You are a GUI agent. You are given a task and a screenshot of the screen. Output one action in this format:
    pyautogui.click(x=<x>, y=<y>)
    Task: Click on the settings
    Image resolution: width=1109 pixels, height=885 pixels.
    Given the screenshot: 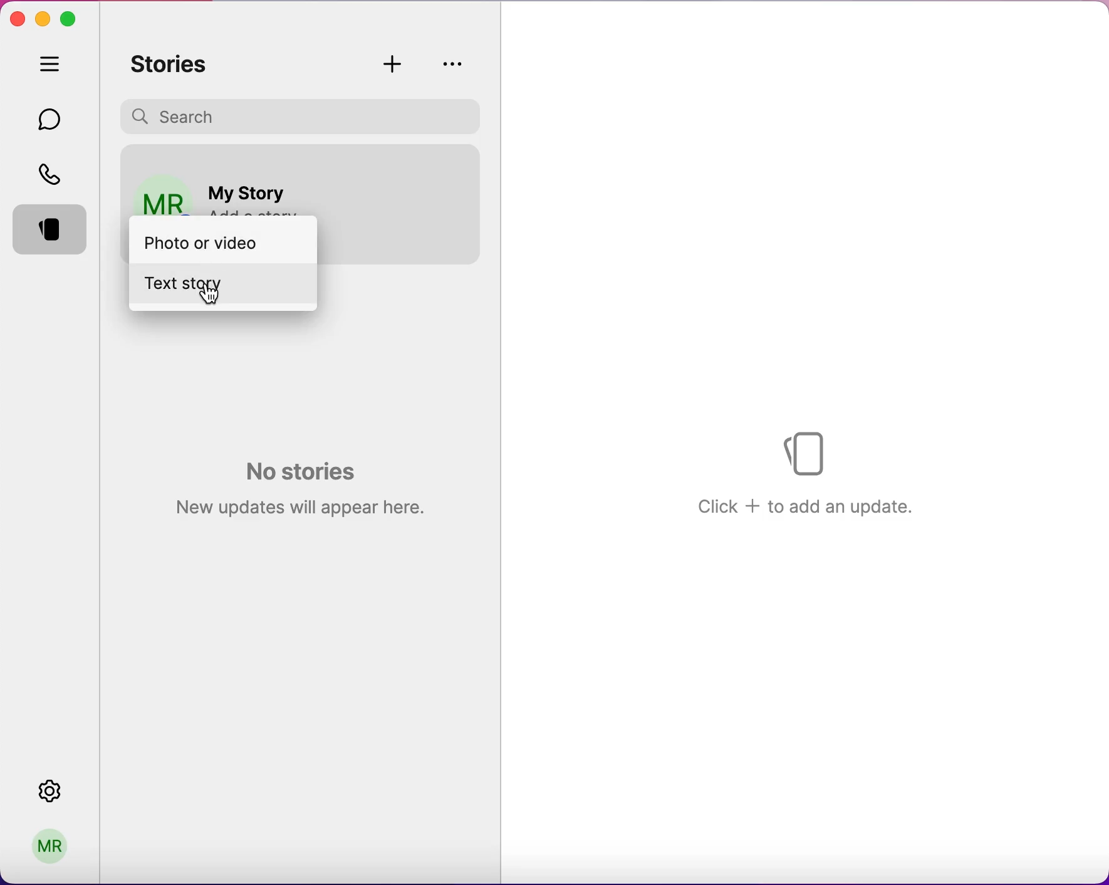 What is the action you would take?
    pyautogui.click(x=63, y=791)
    